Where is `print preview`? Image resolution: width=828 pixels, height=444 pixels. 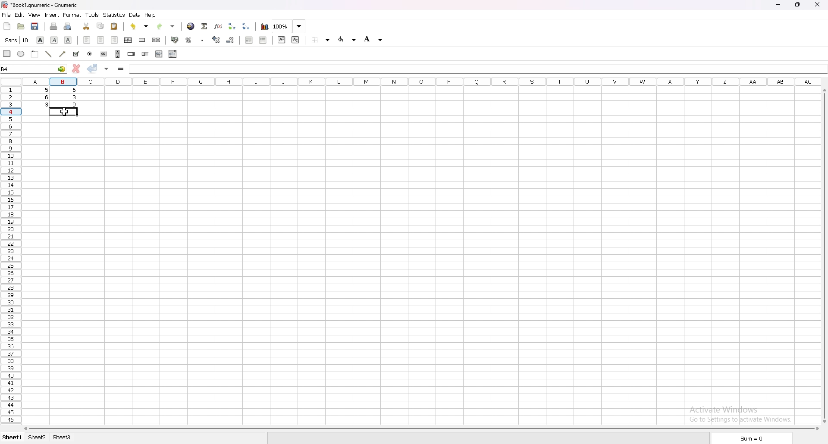
print preview is located at coordinates (68, 26).